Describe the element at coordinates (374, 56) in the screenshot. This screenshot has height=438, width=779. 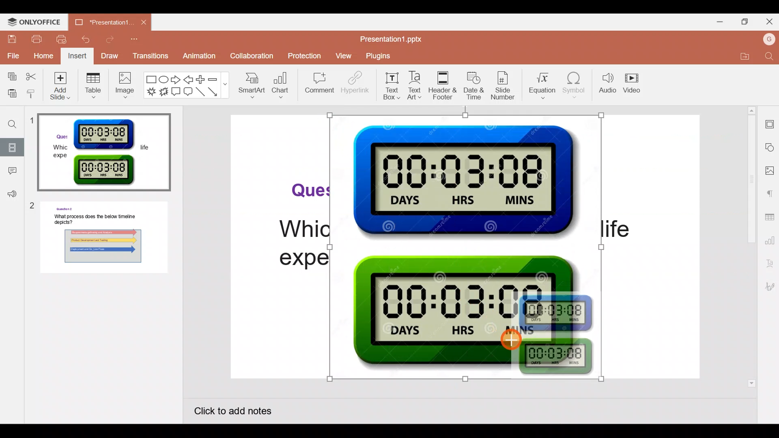
I see `Plugins` at that location.